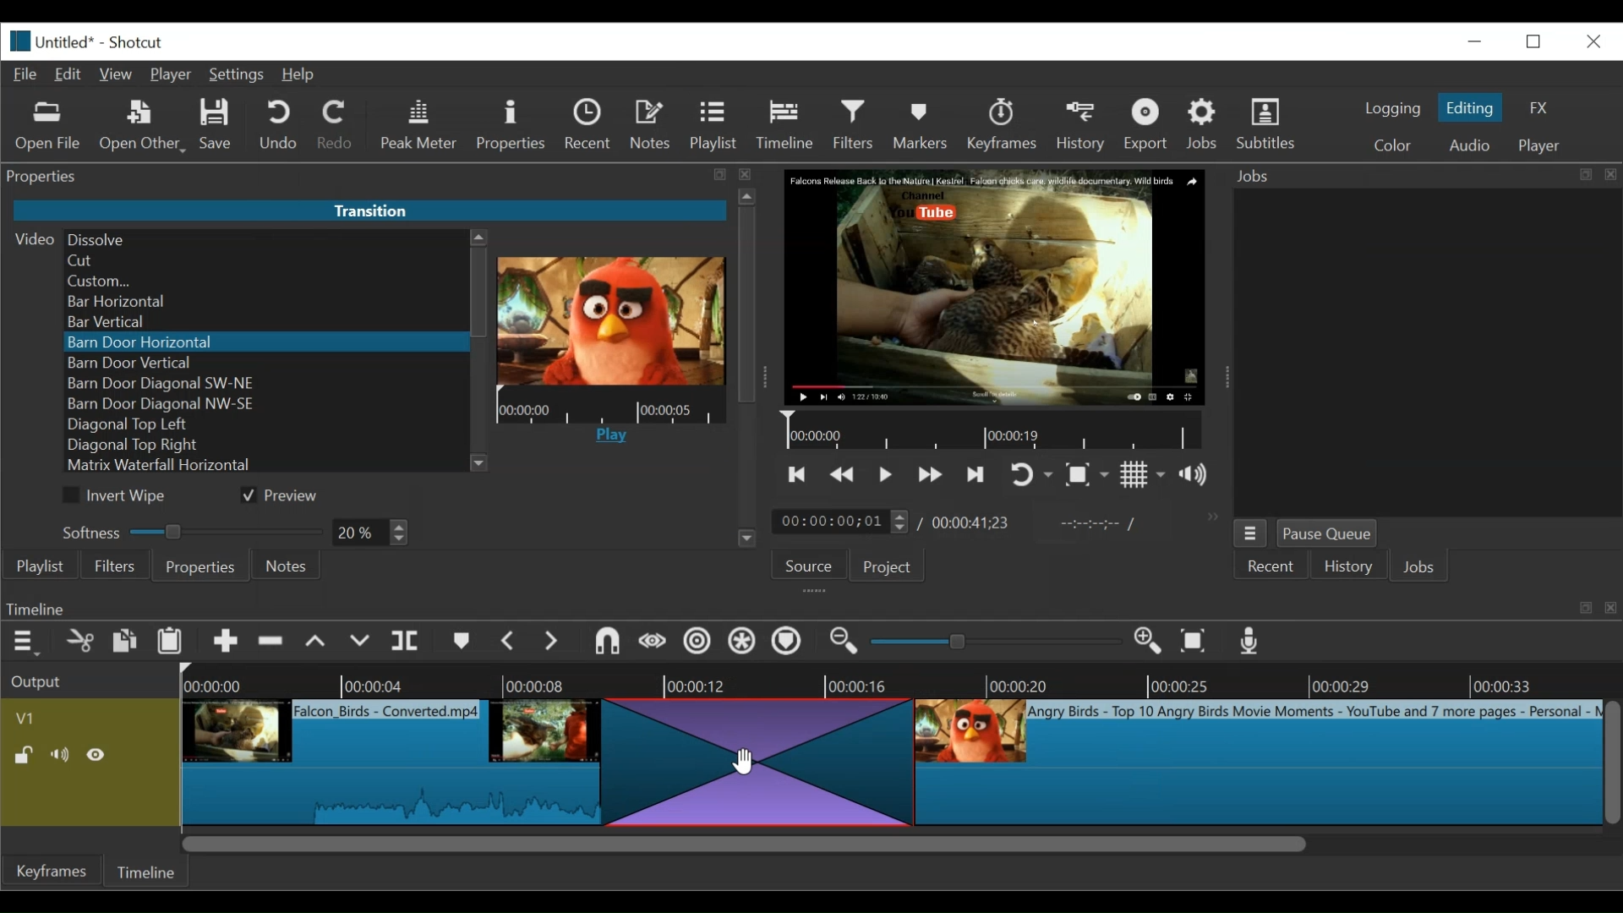 This screenshot has height=913, width=1623. I want to click on Properties, so click(513, 126).